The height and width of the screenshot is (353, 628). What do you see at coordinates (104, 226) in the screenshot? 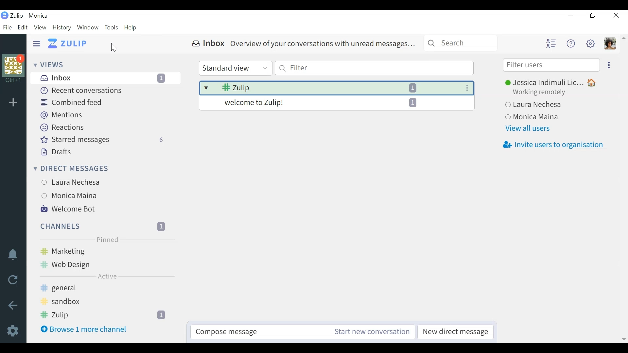
I see `Channel` at bounding box center [104, 226].